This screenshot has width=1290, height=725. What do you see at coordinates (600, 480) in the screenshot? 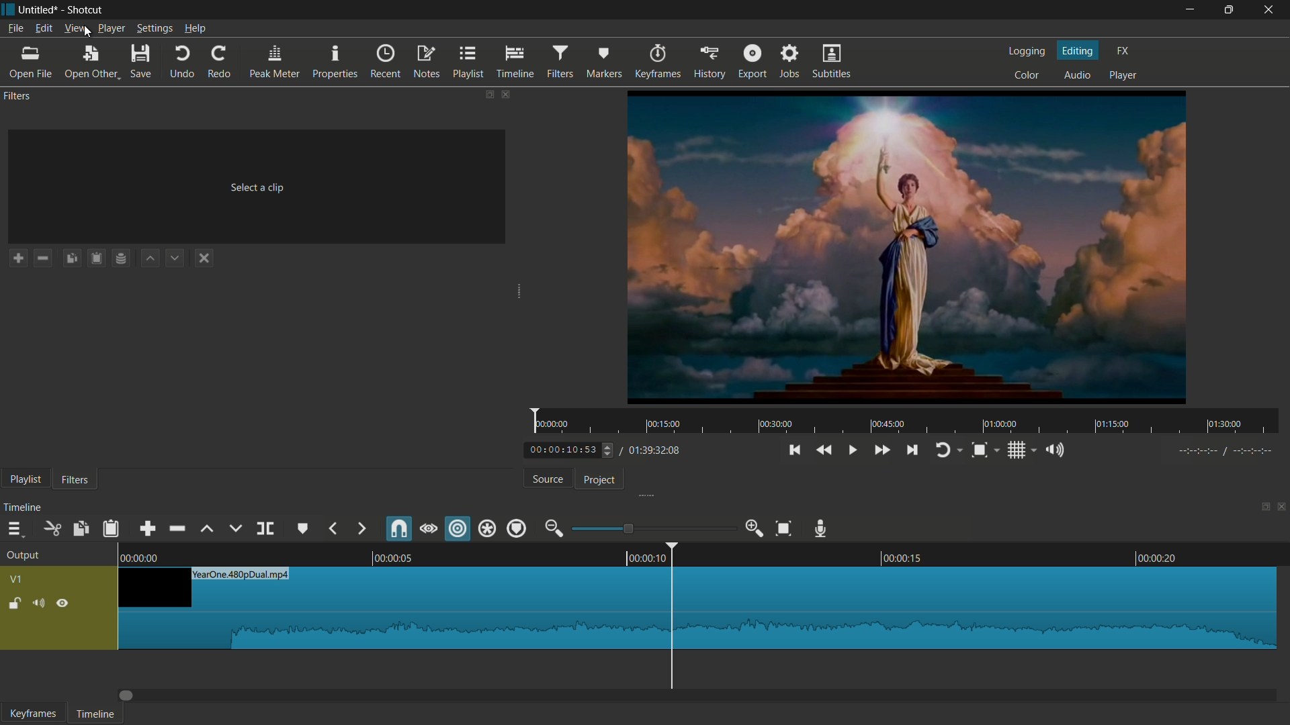
I see `project` at bounding box center [600, 480].